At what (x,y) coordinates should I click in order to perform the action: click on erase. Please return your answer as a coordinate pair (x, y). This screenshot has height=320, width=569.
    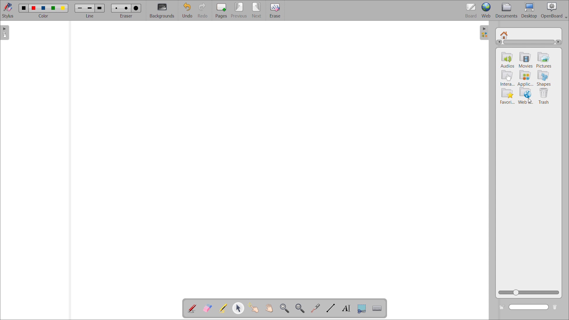
    Looking at the image, I should click on (275, 10).